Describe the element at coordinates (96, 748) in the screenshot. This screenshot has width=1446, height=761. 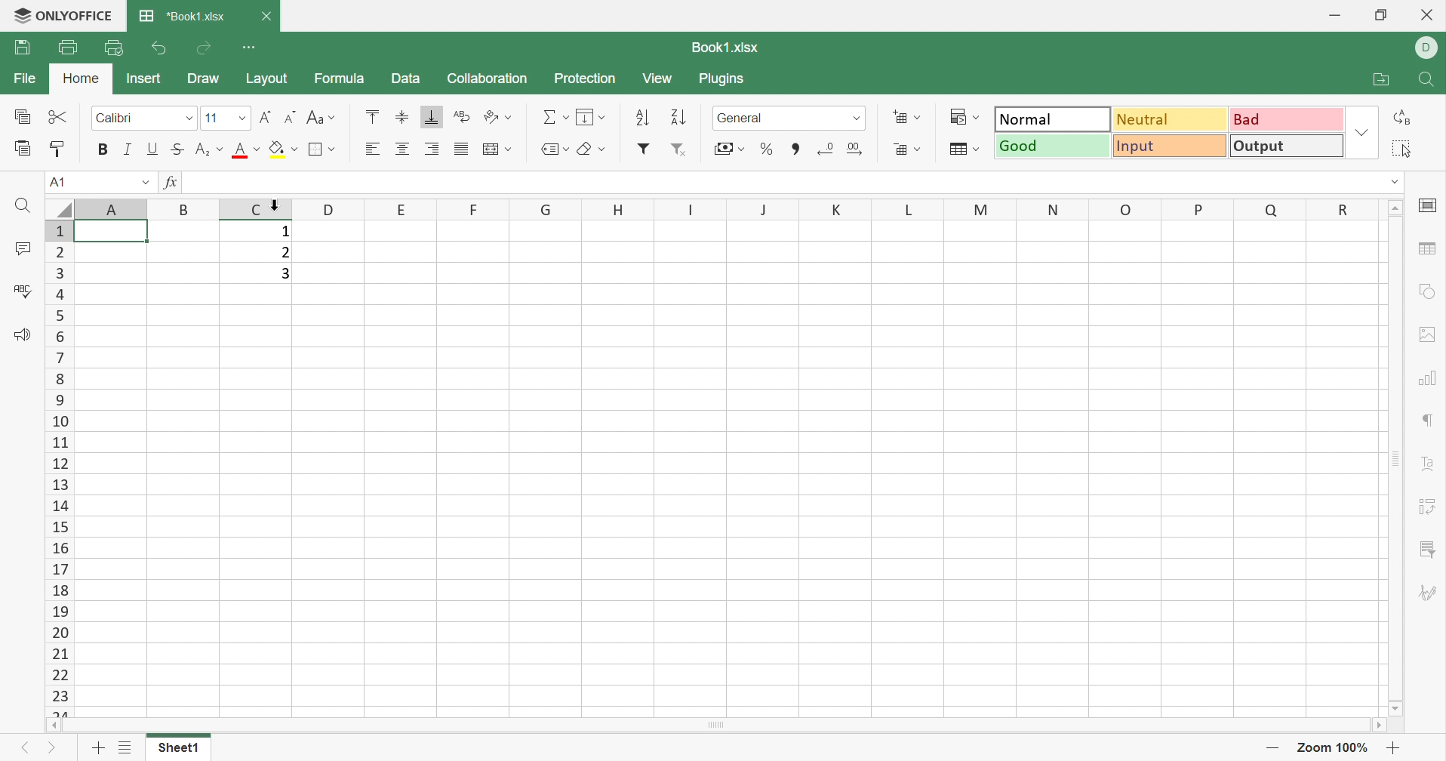
I see `Add Sheet` at that location.